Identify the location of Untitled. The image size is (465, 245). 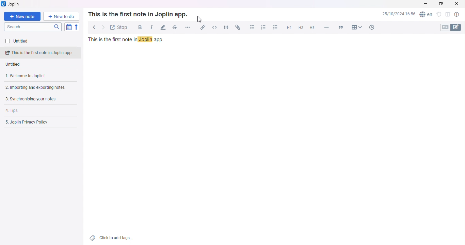
(16, 53).